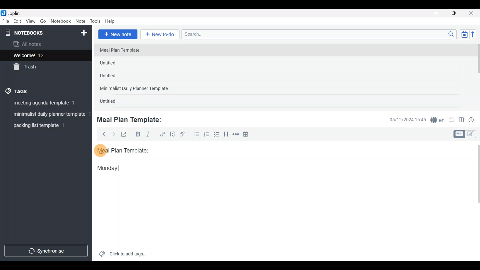 The image size is (480, 270). I want to click on Tools, so click(95, 21).